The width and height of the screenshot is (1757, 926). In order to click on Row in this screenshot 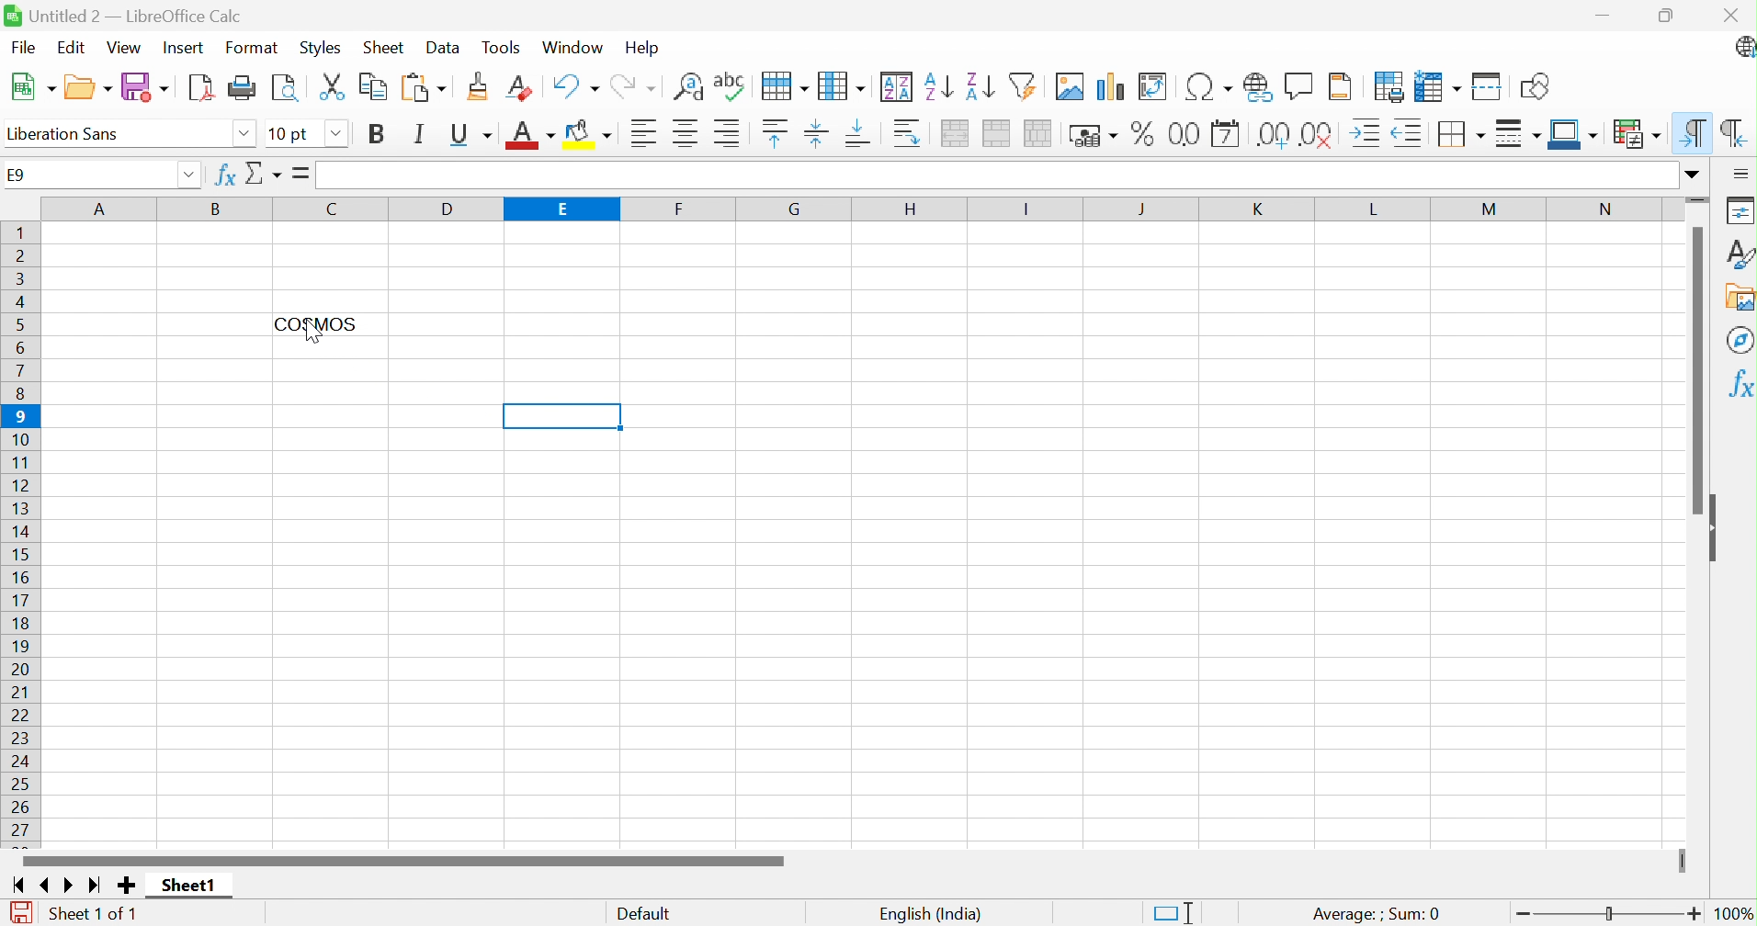, I will do `click(786, 88)`.